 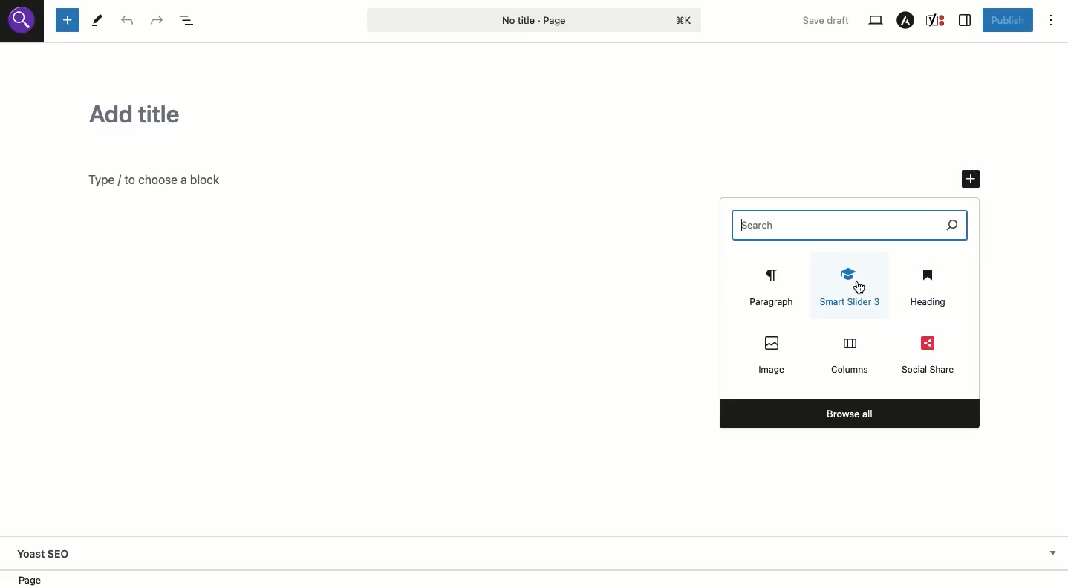 I want to click on Save draft, so click(x=827, y=20).